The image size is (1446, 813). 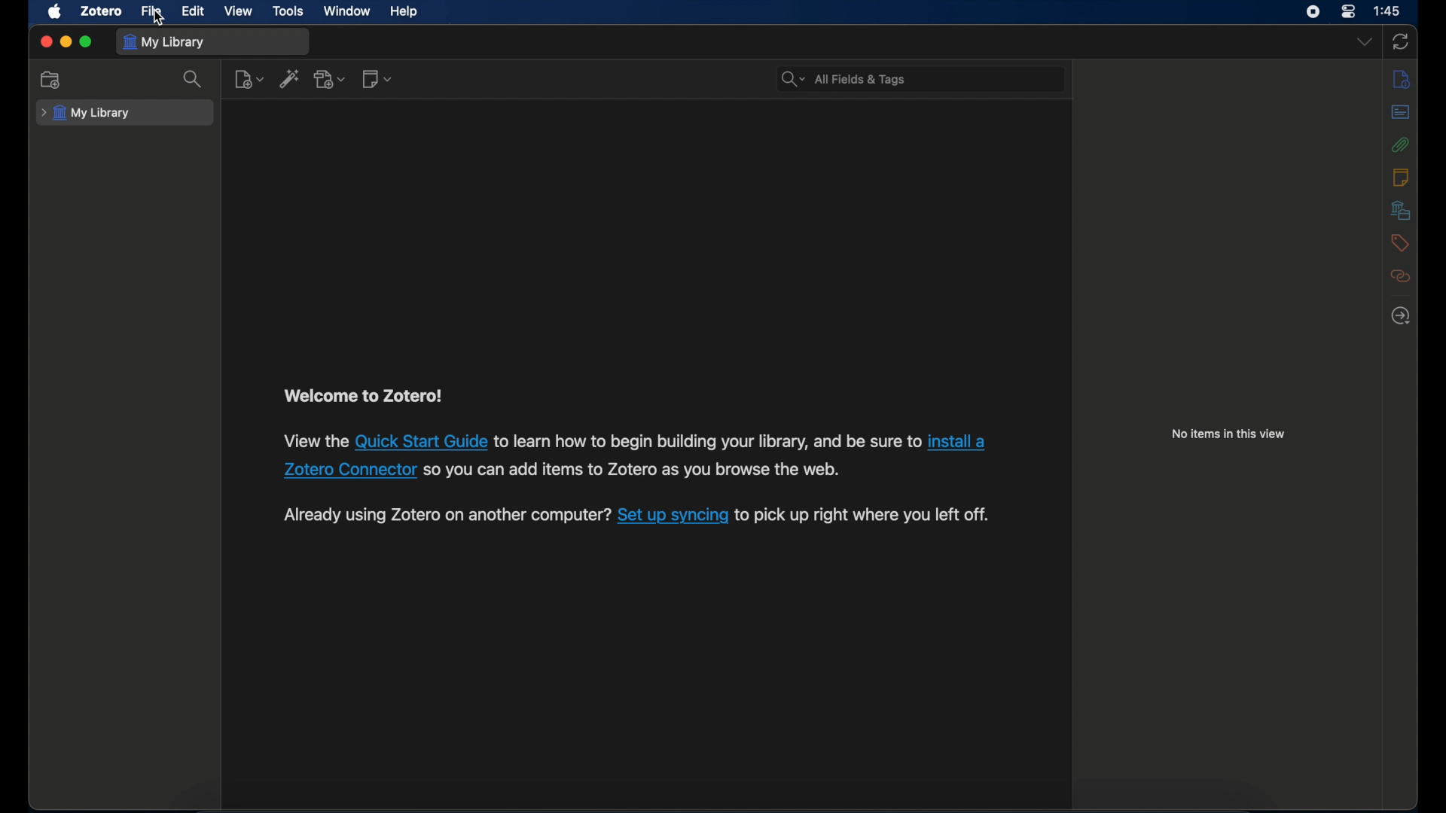 I want to click on Already using Zotero on another computer?, so click(x=446, y=516).